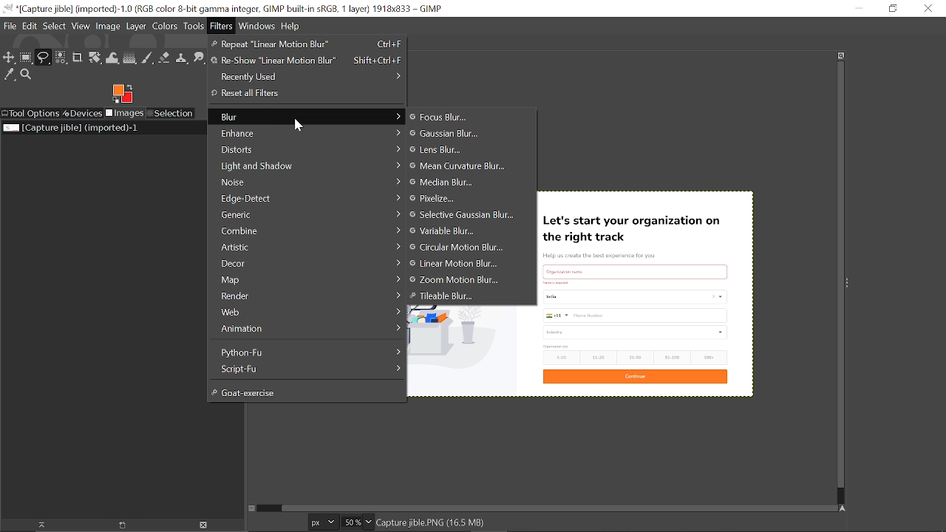 The height and width of the screenshot is (532, 946). What do you see at coordinates (300, 126) in the screenshot?
I see `Cursor here` at bounding box center [300, 126].